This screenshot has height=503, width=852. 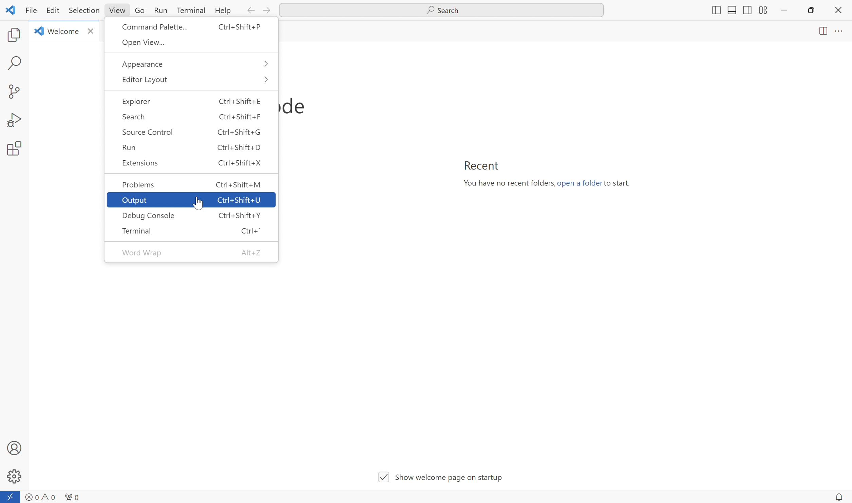 What do you see at coordinates (191, 101) in the screenshot?
I see `explorer` at bounding box center [191, 101].